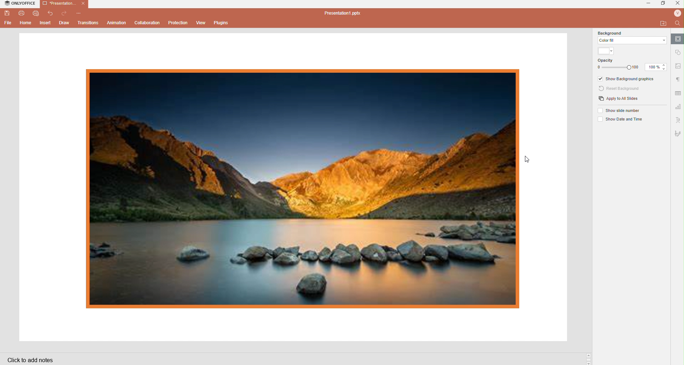 The image size is (684, 365). Describe the element at coordinates (679, 66) in the screenshot. I see `Picture settings` at that location.